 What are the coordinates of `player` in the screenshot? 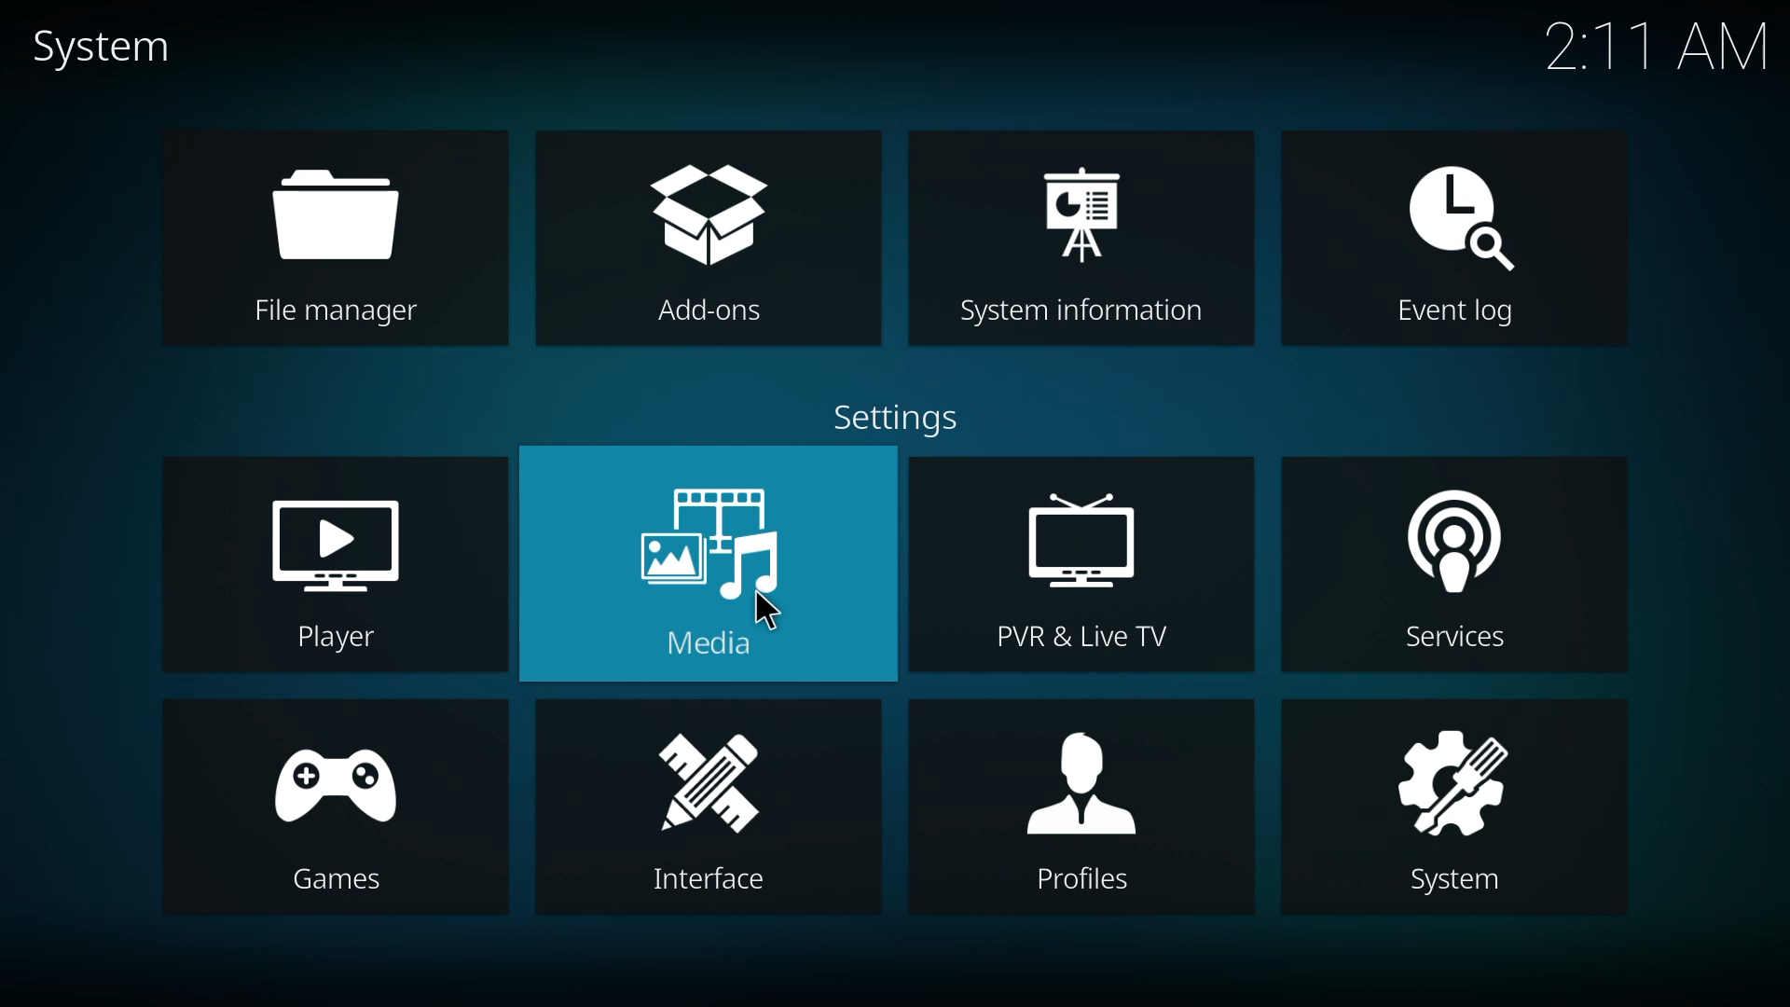 It's located at (336, 570).